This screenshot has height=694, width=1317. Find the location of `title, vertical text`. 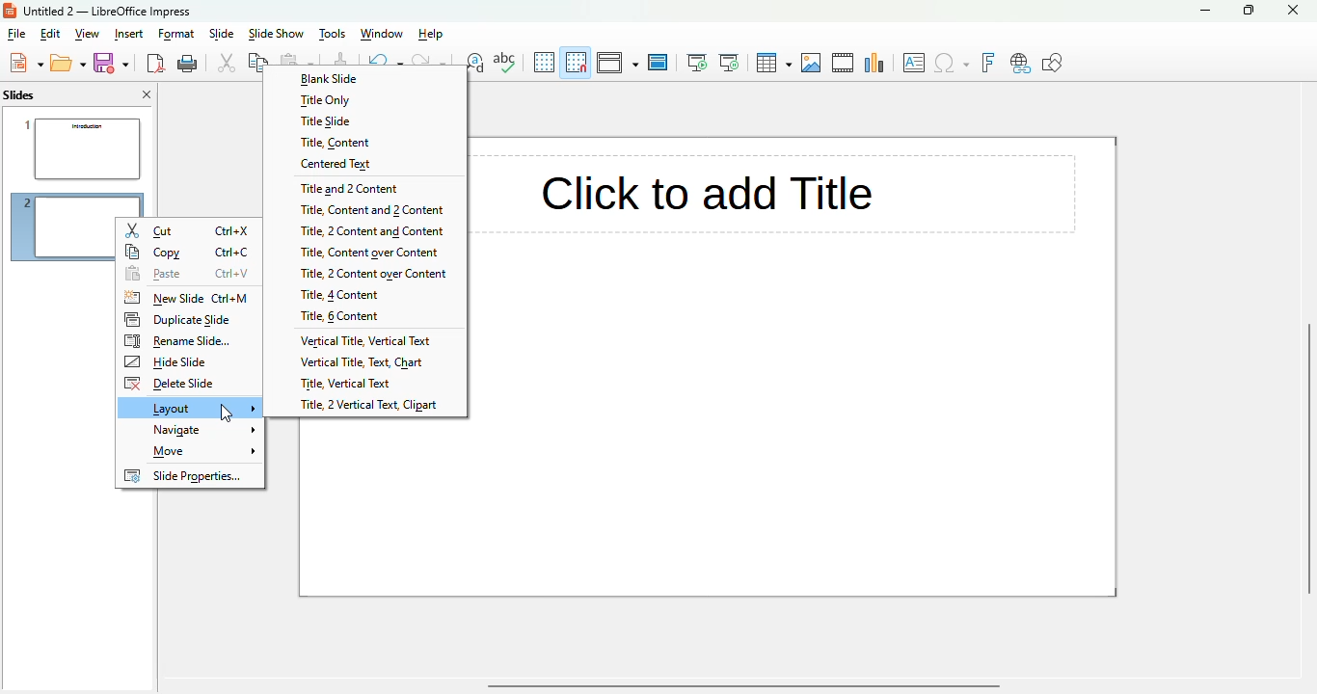

title, vertical text is located at coordinates (363, 384).